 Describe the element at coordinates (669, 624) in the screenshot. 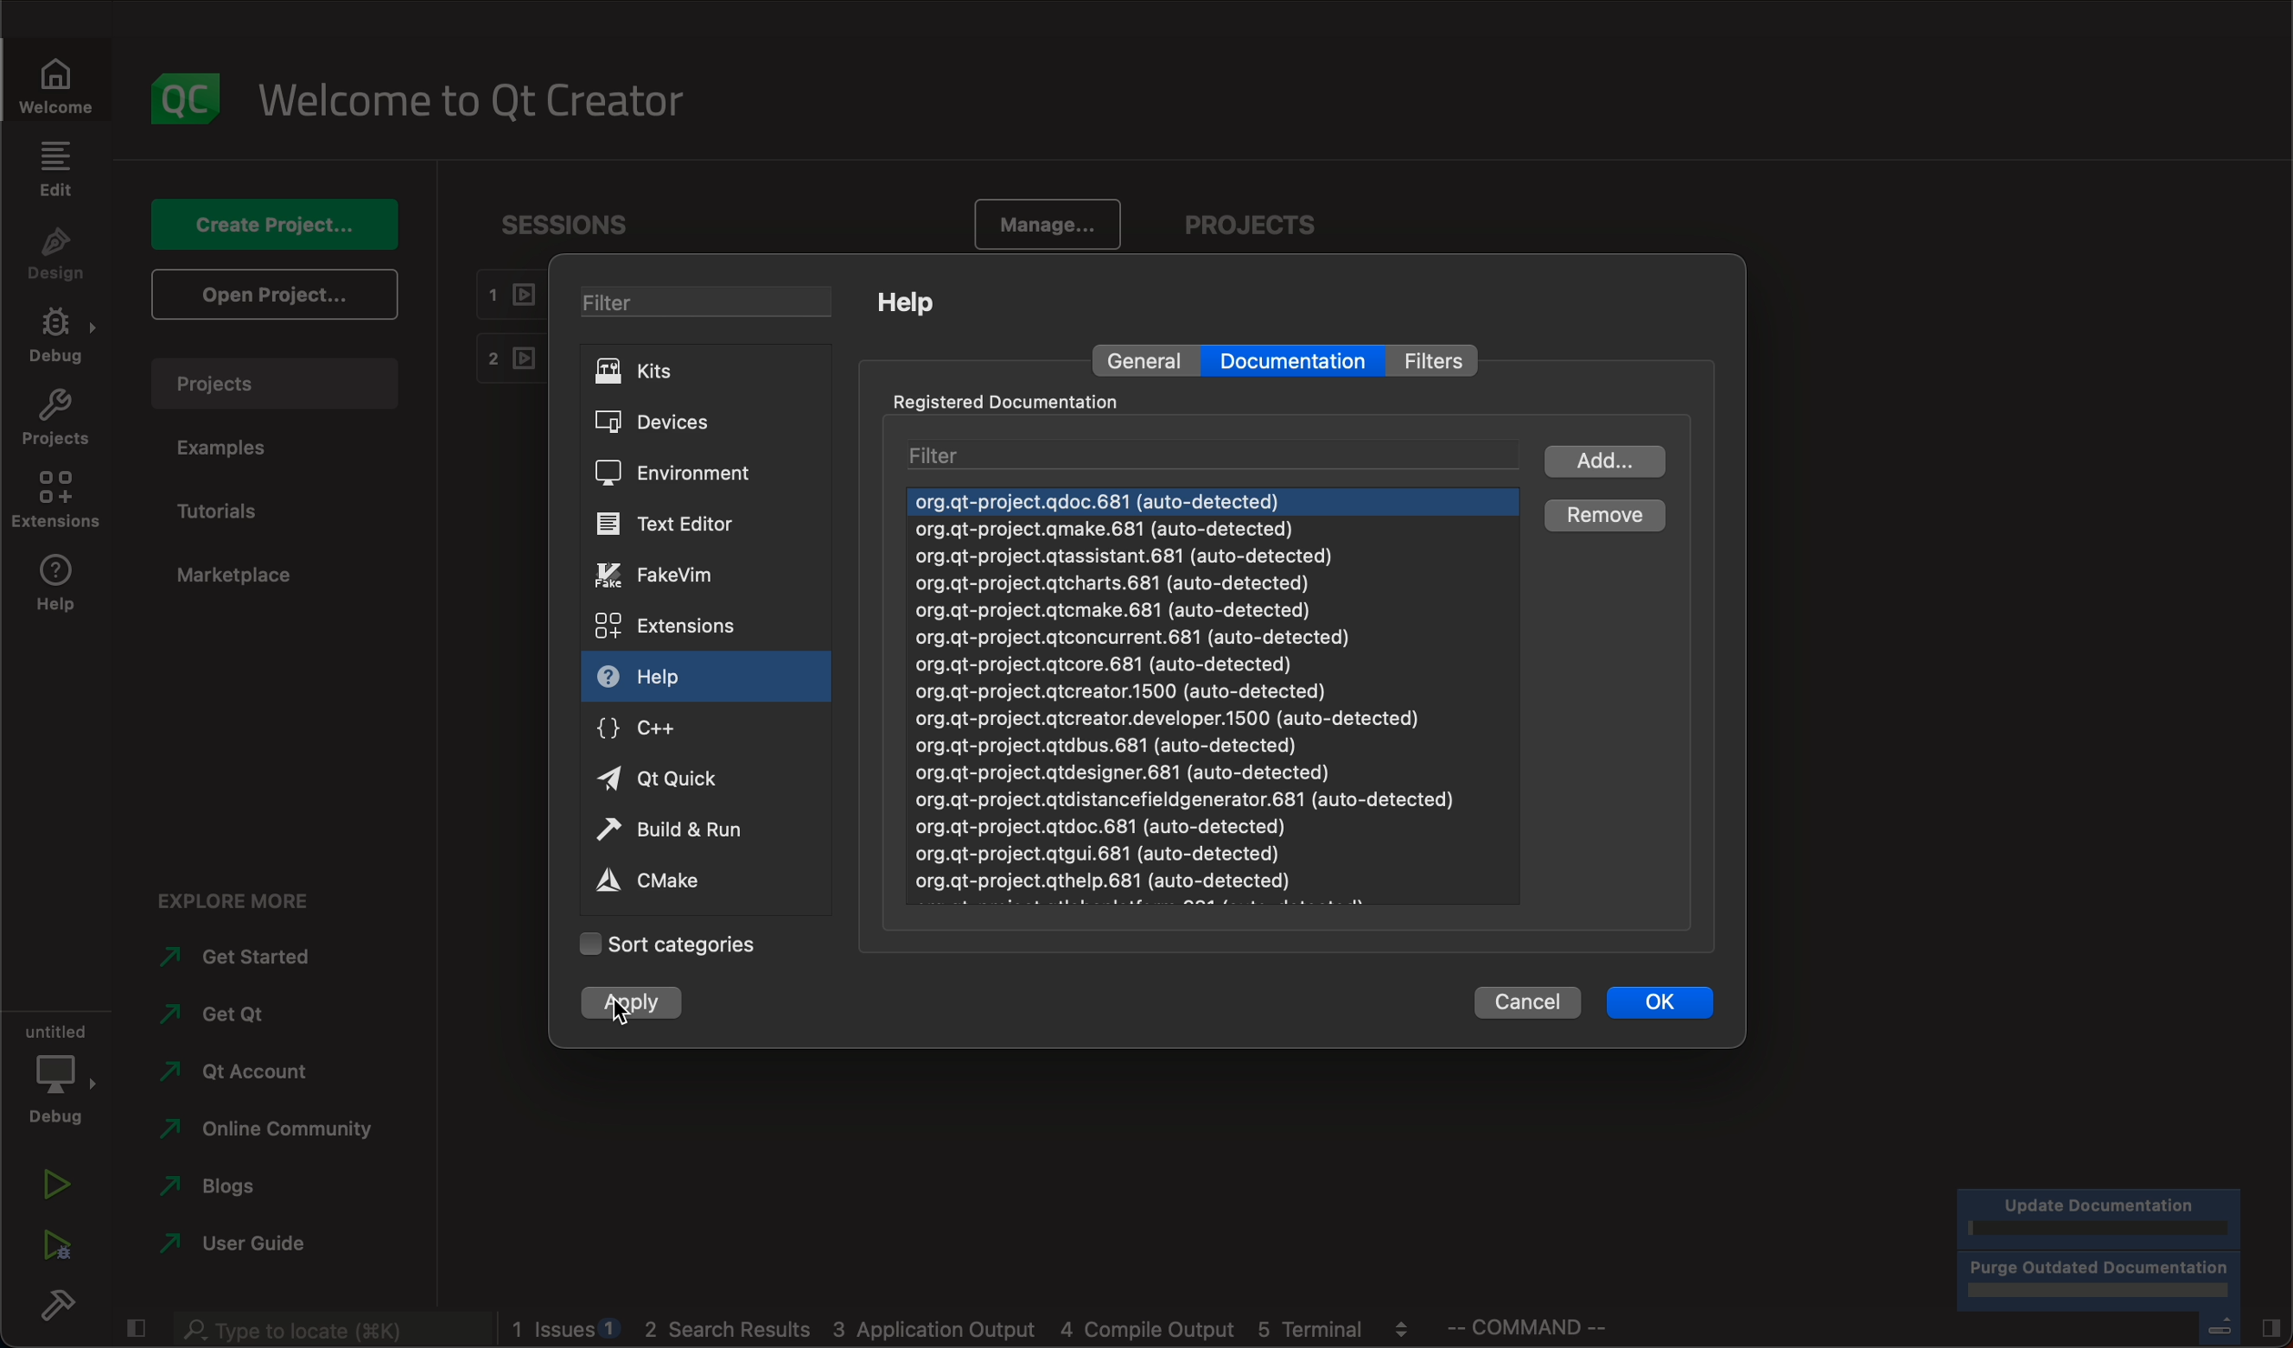

I see `extensions` at that location.